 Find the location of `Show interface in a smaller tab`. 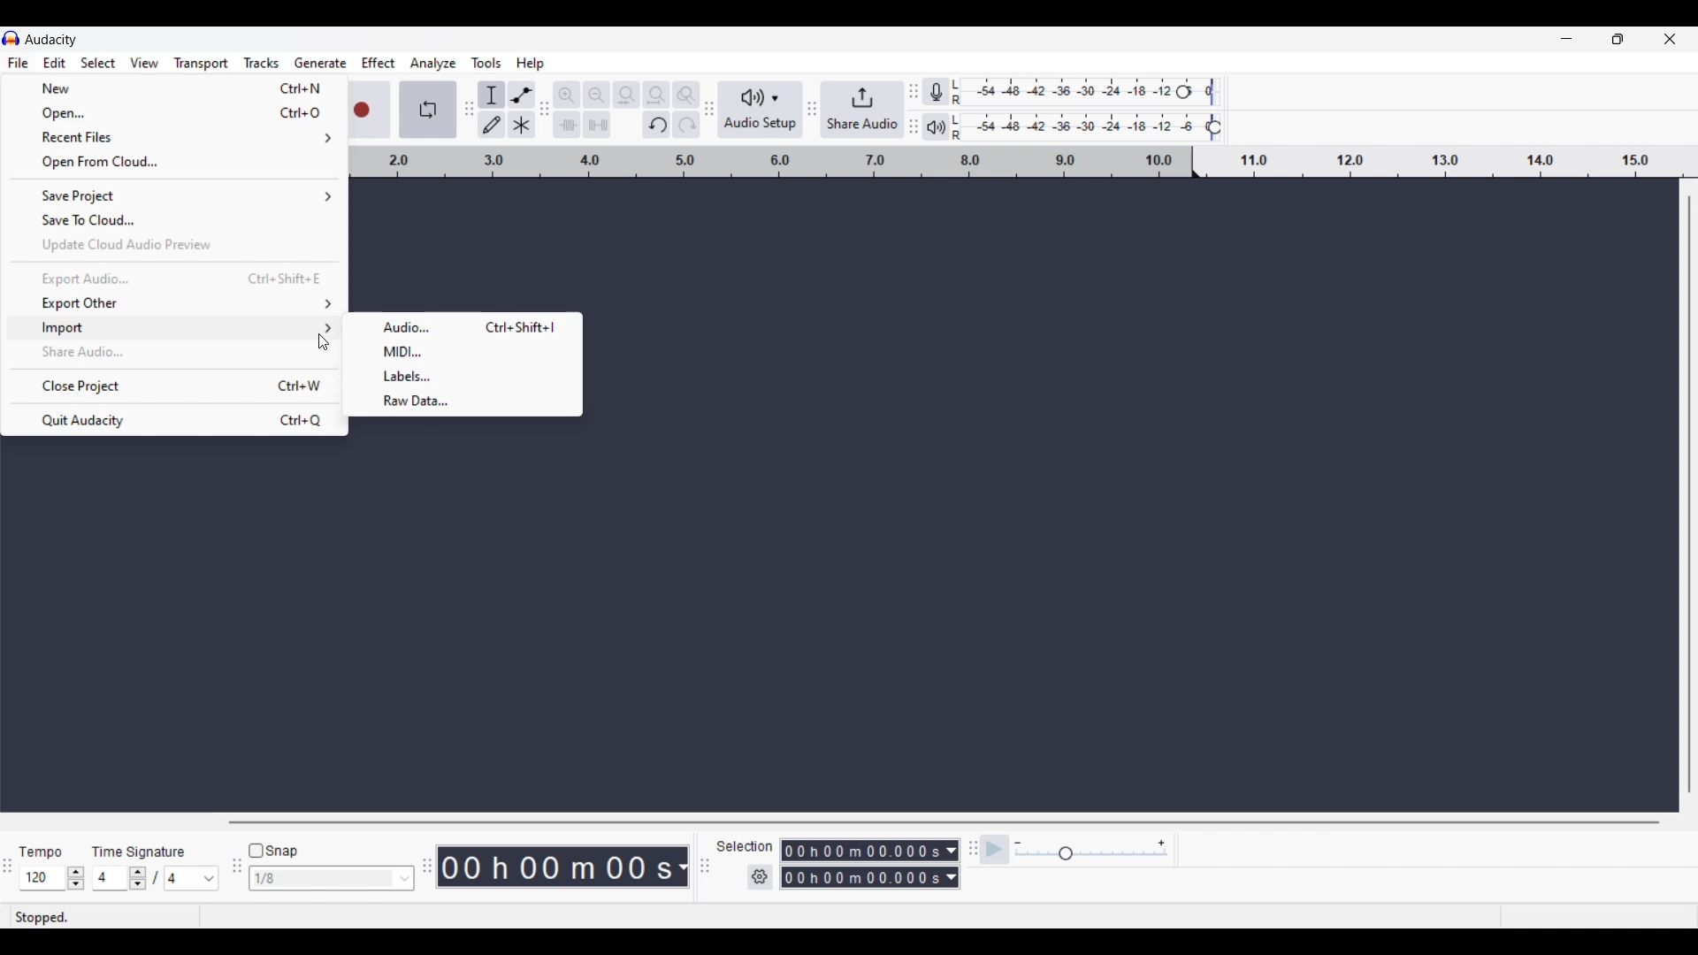

Show interface in a smaller tab is located at coordinates (1618, 39).